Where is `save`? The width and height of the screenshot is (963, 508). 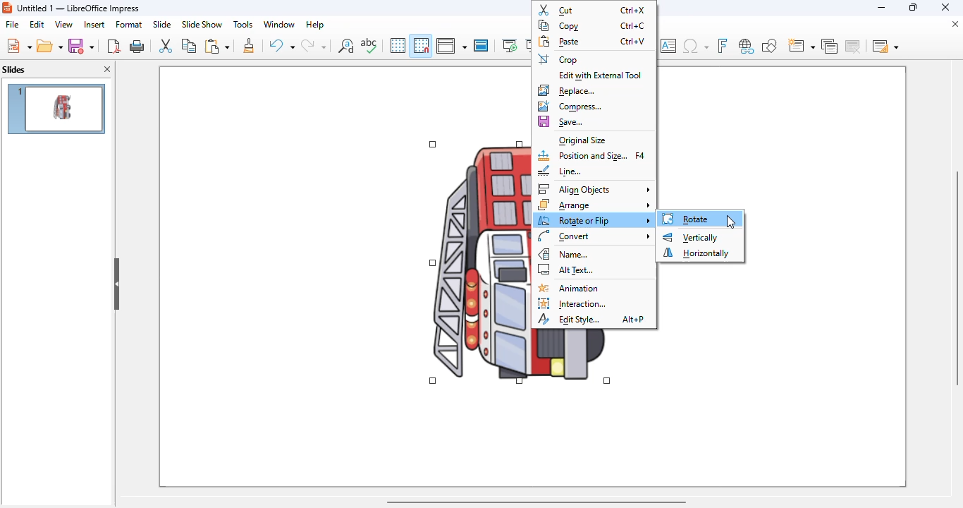 save is located at coordinates (82, 46).